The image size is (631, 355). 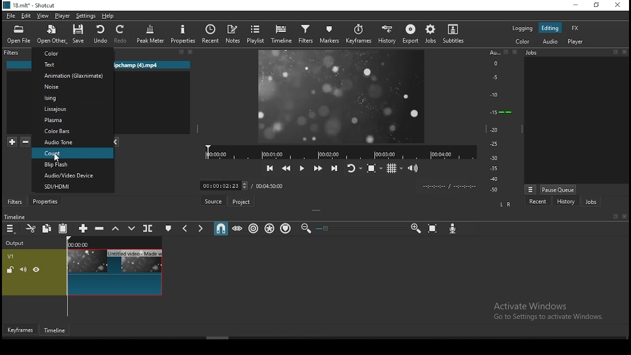 I want to click on Output, so click(x=17, y=243).